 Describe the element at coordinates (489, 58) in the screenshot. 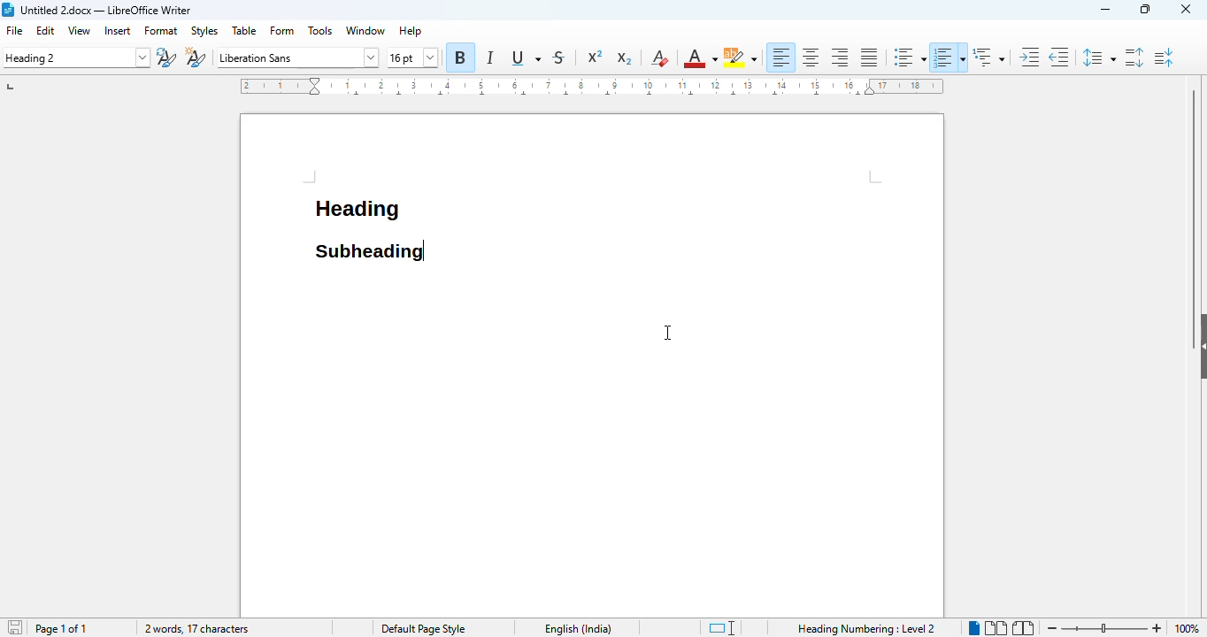

I see `italic` at that location.